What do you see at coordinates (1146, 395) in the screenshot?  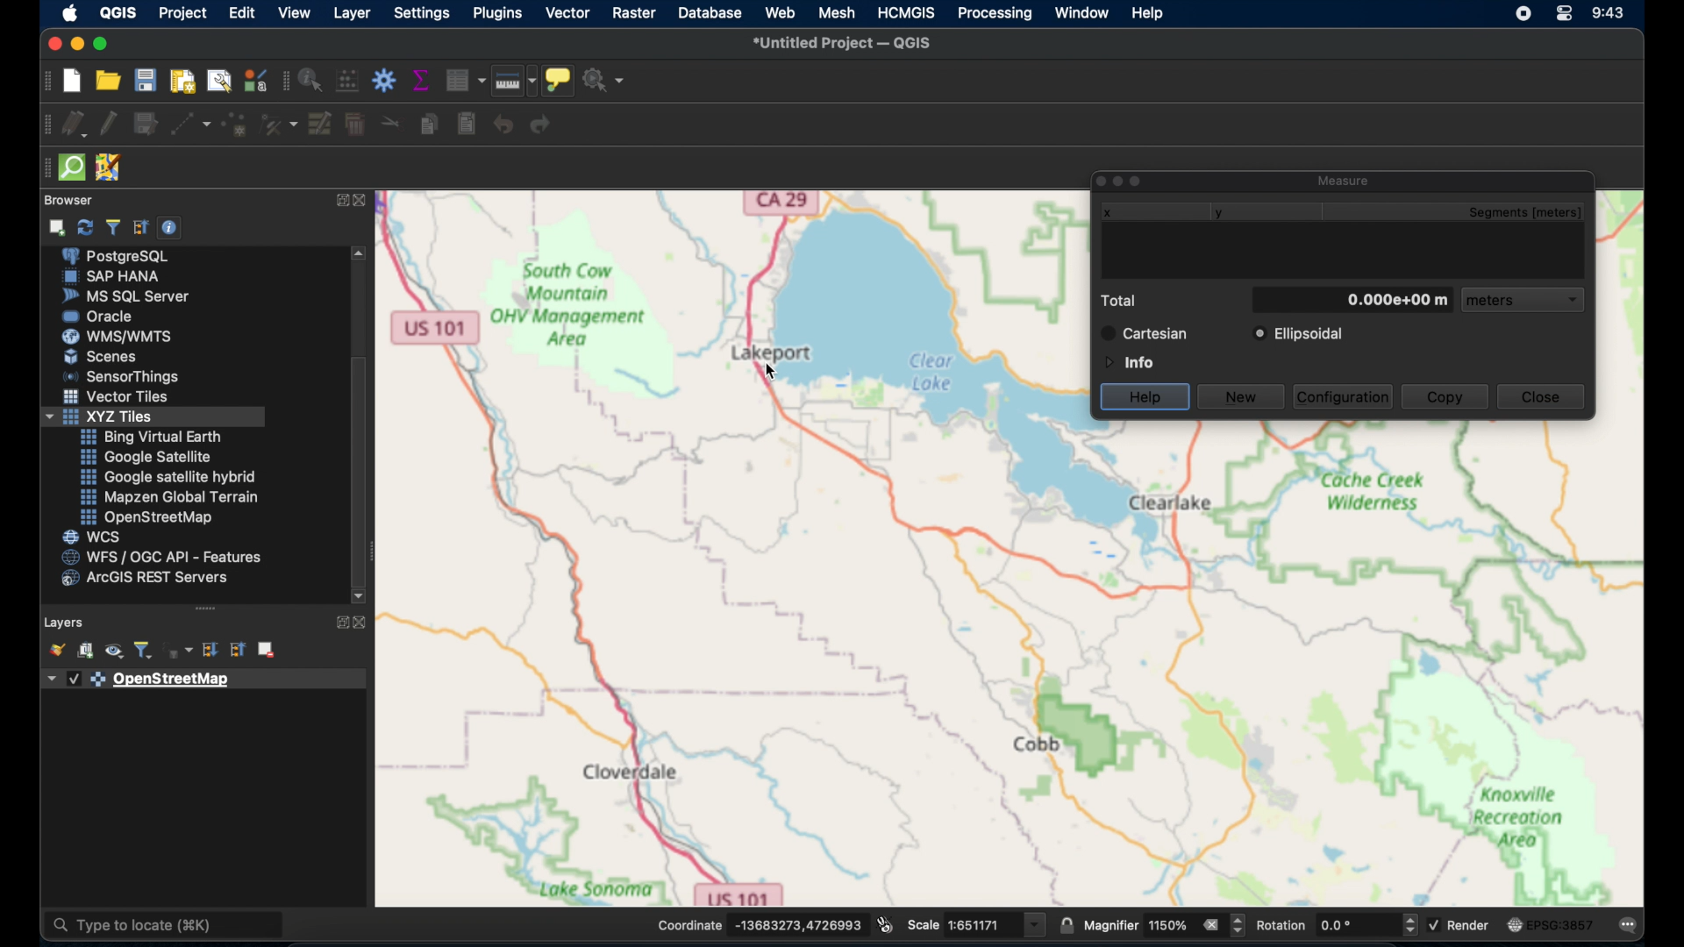 I see `help` at bounding box center [1146, 395].